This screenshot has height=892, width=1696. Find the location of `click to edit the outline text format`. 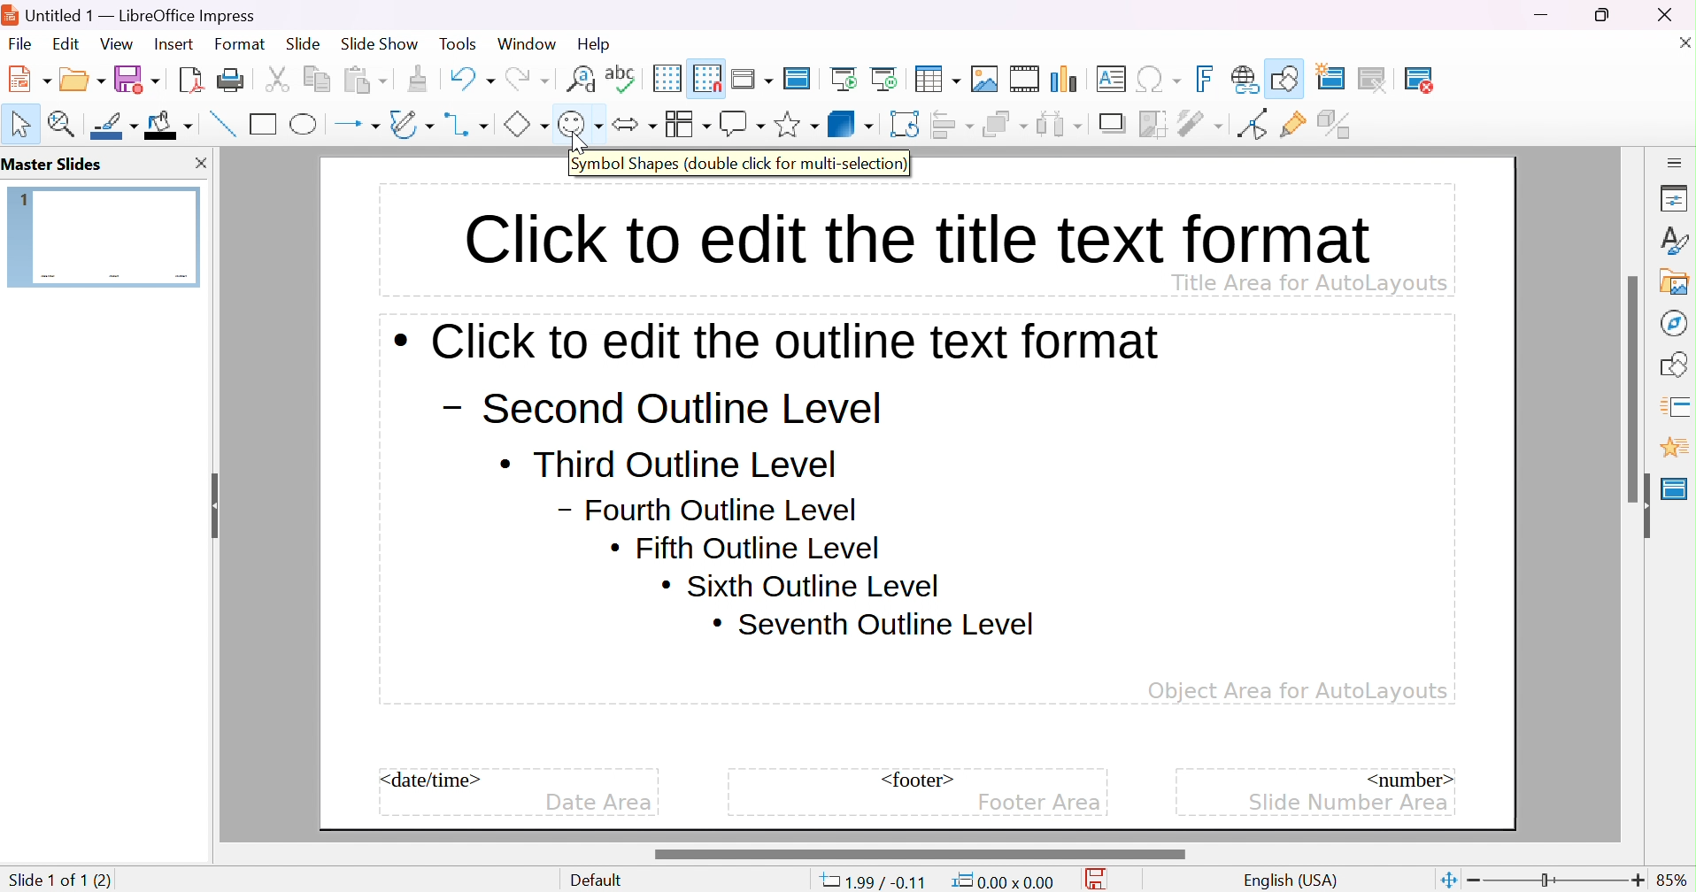

click to edit the outline text format is located at coordinates (778, 341).